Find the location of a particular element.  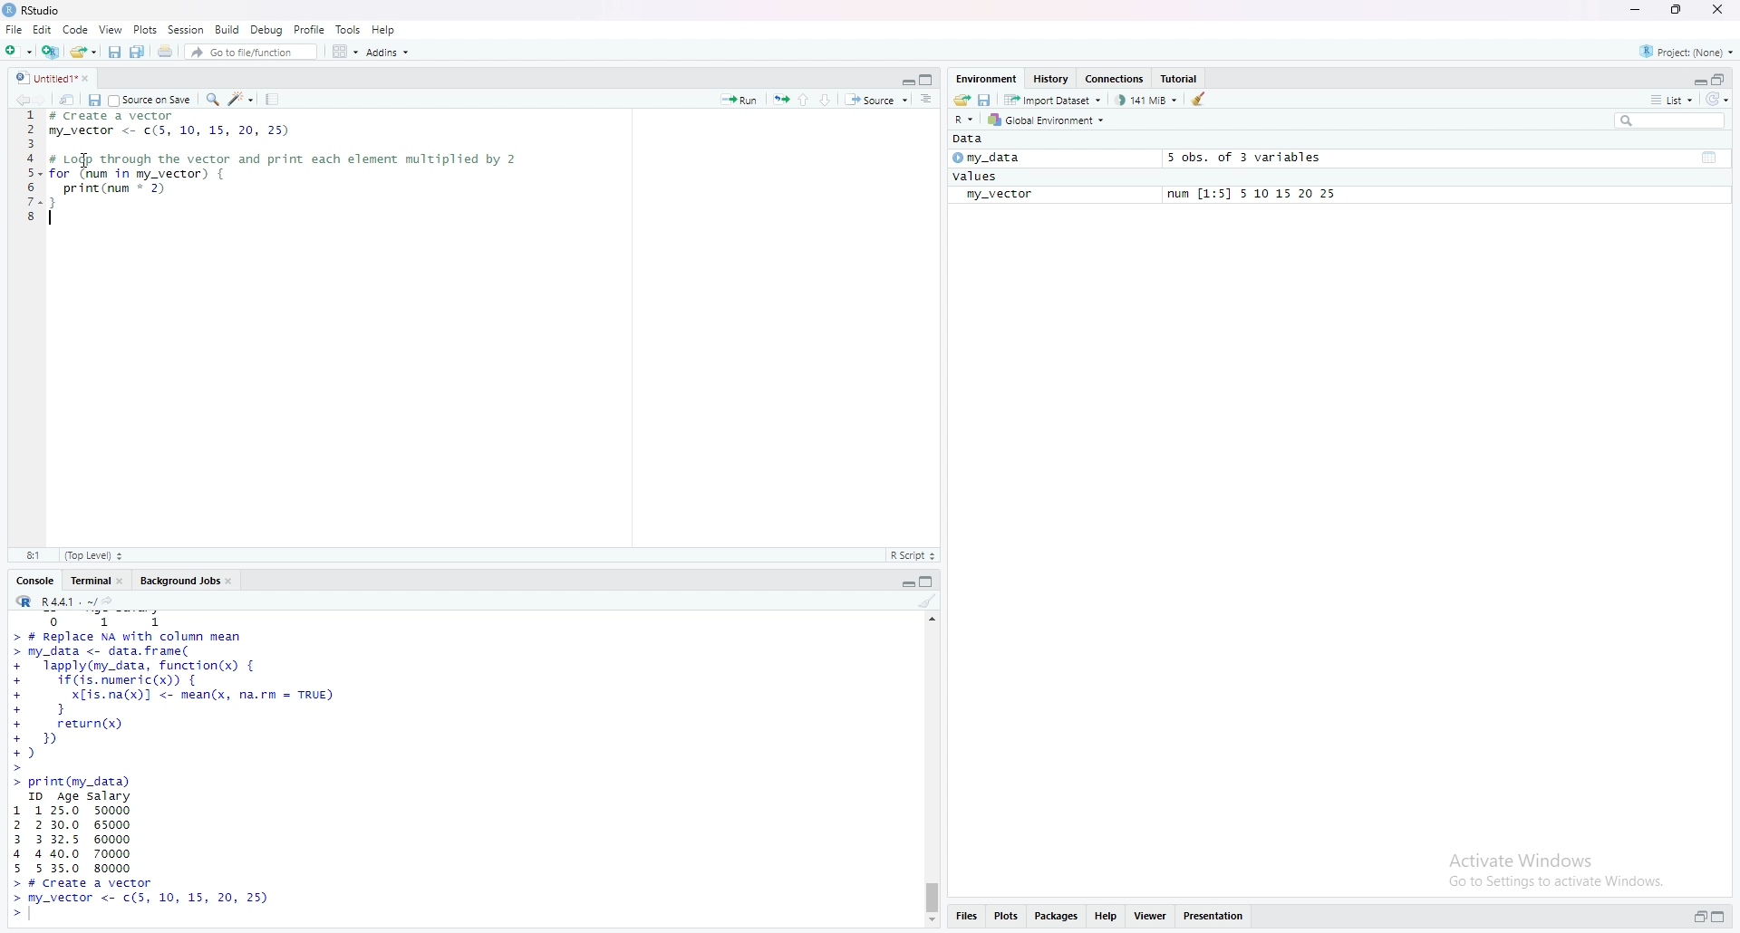

cursor is located at coordinates (83, 160).